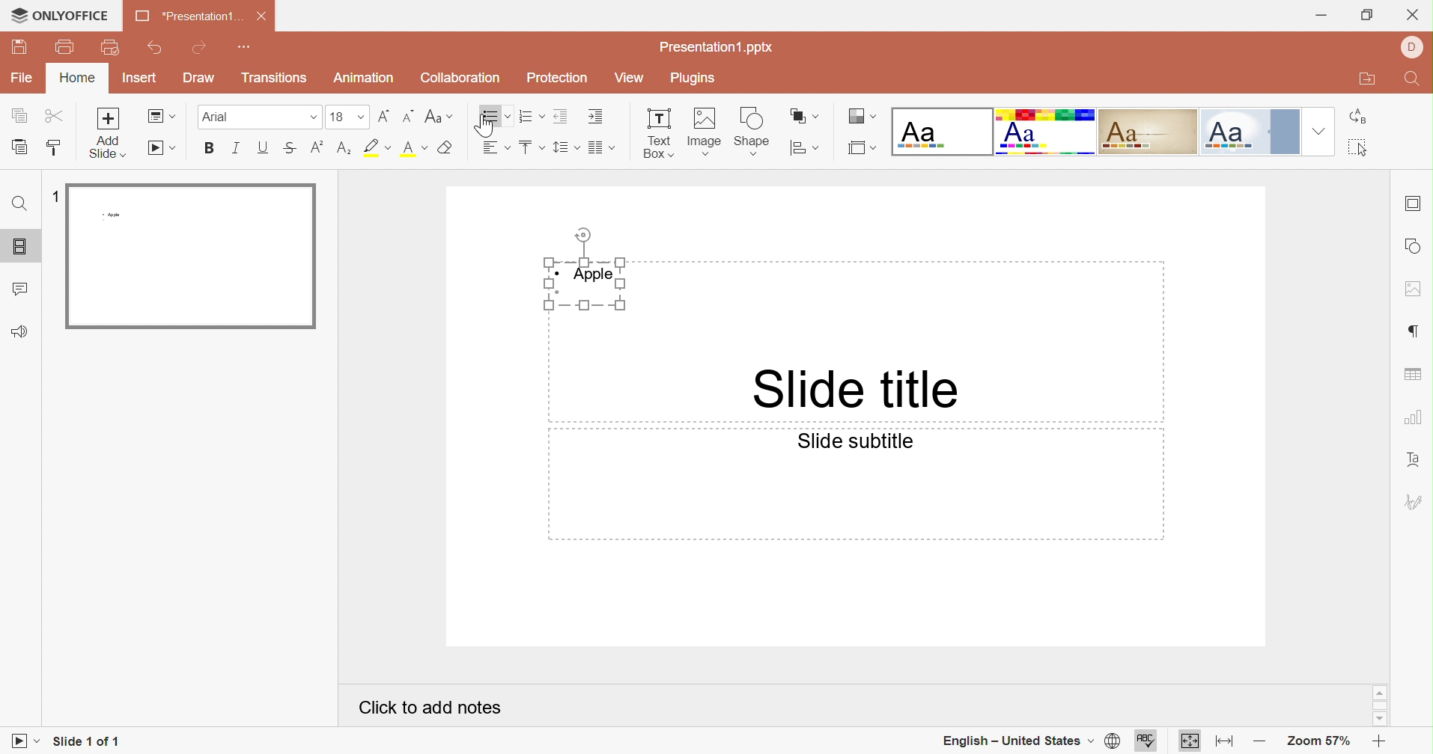 Image resolution: width=1433 pixels, height=754 pixels. I want to click on Presentation1.pptx, so click(722, 47).